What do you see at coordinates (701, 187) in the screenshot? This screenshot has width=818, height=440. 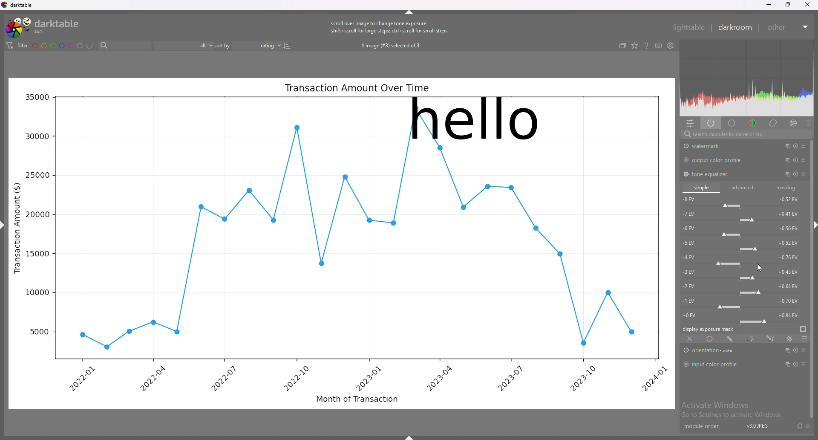 I see `simple` at bounding box center [701, 187].